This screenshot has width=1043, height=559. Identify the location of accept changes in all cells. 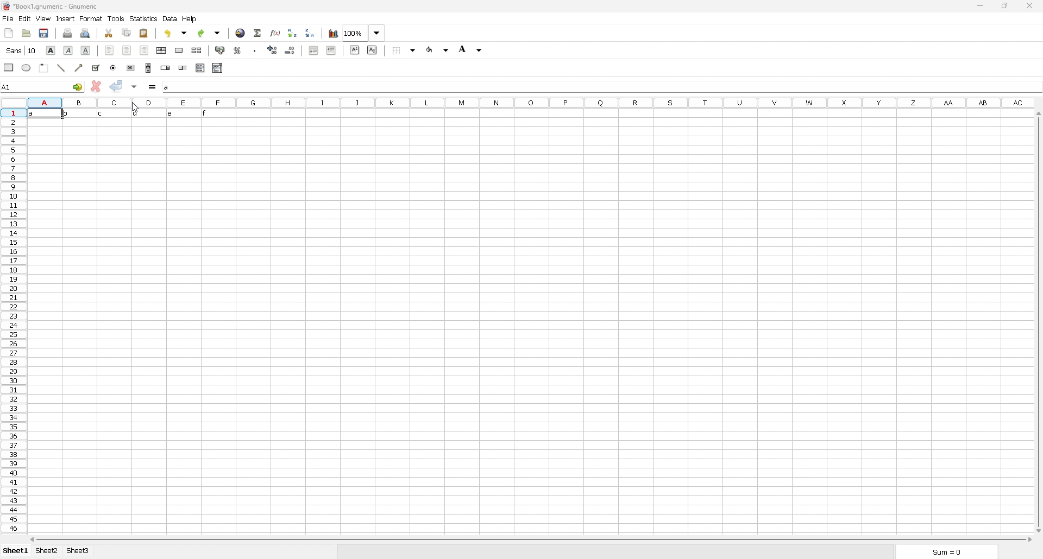
(135, 87).